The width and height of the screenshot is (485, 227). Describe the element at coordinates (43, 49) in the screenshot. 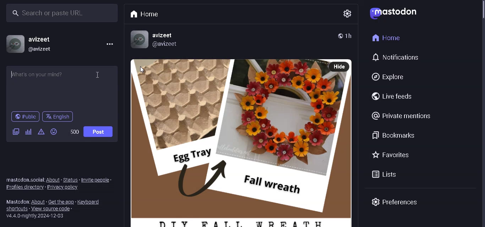

I see `@USERNAME` at that location.